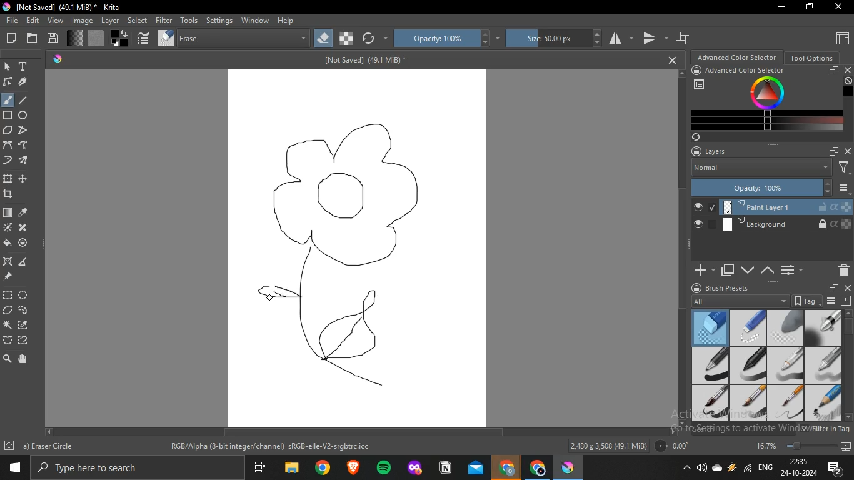 This screenshot has width=854, height=480. I want to click on basic 5 size, so click(711, 402).